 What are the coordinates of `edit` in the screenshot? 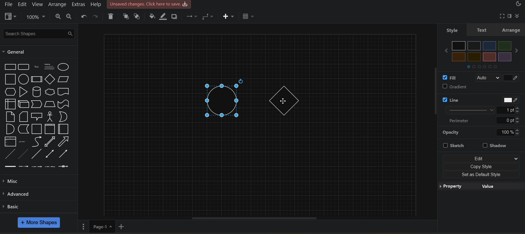 It's located at (479, 158).